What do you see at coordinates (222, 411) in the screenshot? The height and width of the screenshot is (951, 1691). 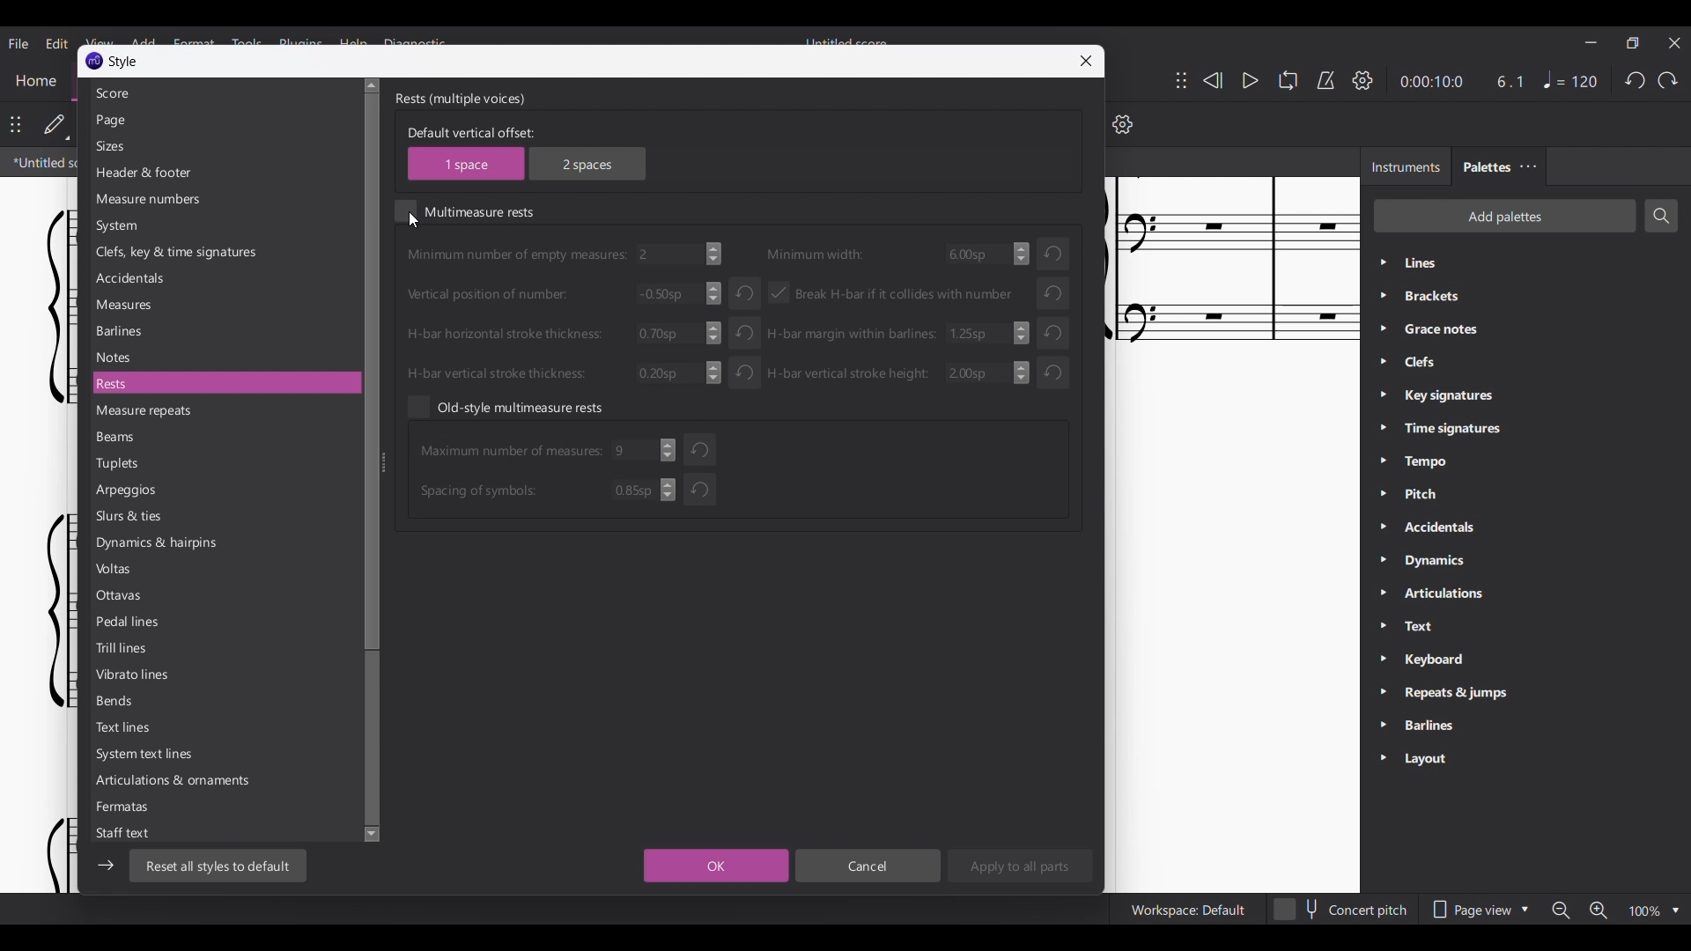 I see `Measure repeats` at bounding box center [222, 411].